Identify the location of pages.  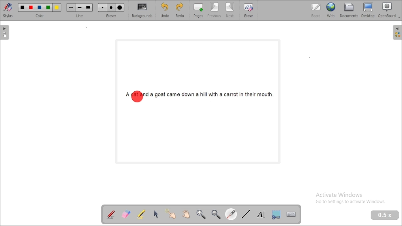
(198, 10).